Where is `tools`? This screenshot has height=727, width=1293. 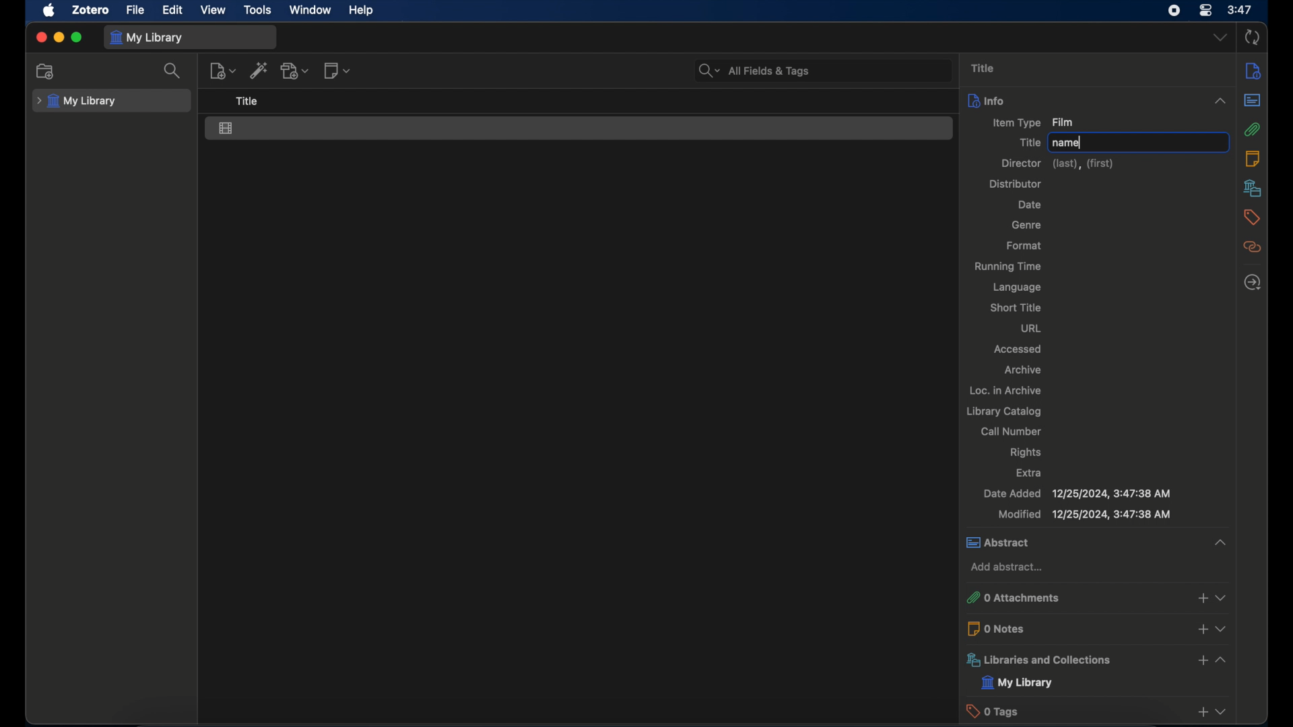
tools is located at coordinates (259, 10).